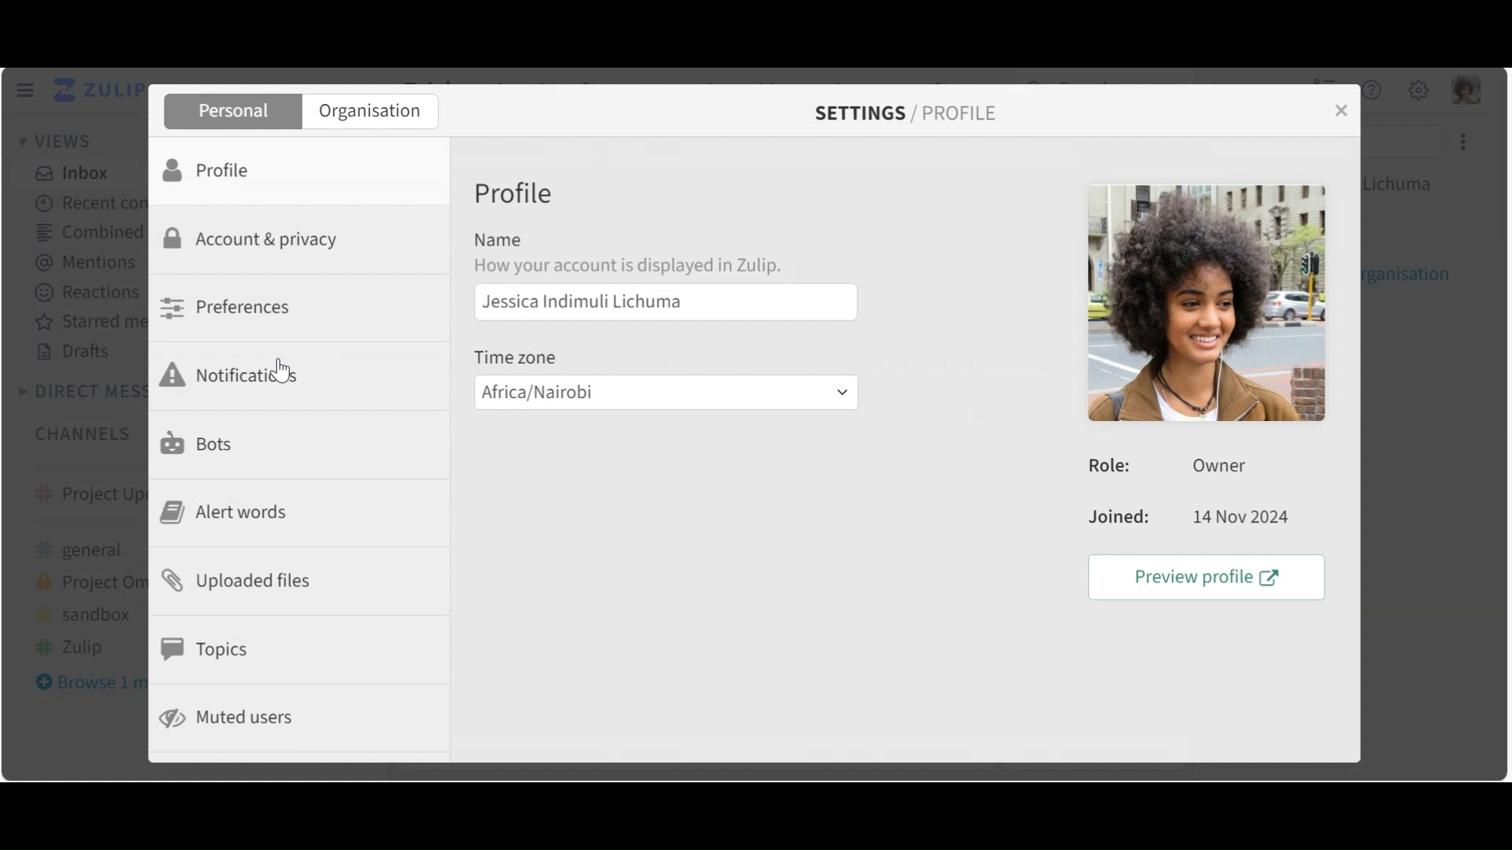 The width and height of the screenshot is (1512, 850). What do you see at coordinates (289, 379) in the screenshot?
I see `cursor` at bounding box center [289, 379].